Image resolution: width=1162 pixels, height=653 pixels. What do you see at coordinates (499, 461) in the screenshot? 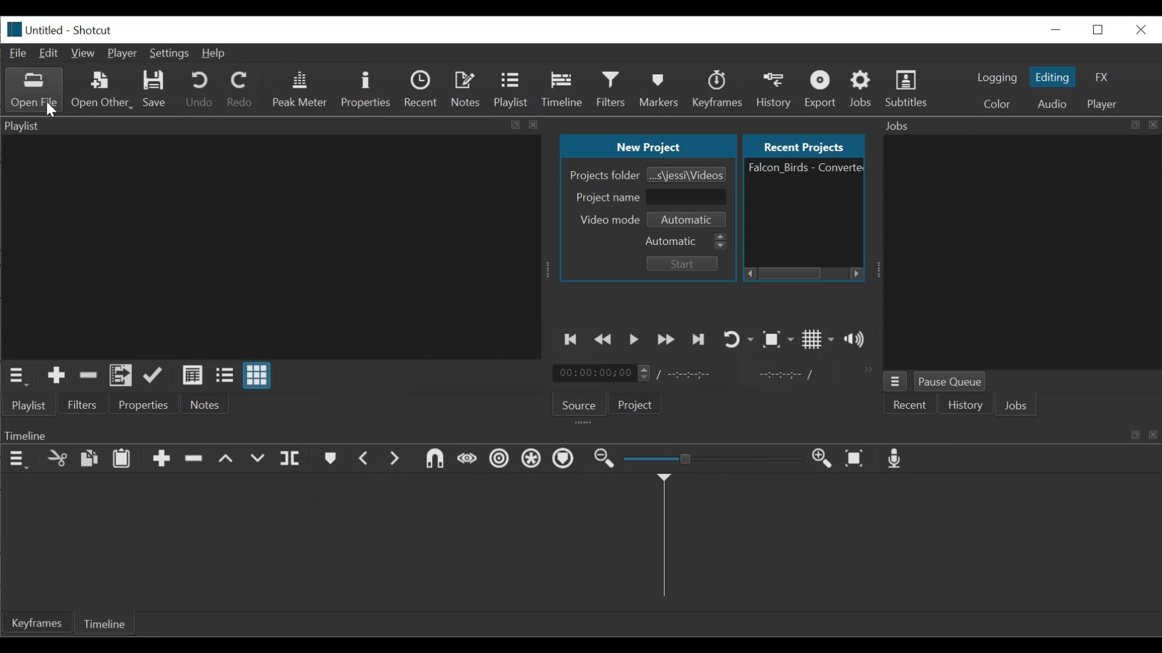
I see `Ripple` at bounding box center [499, 461].